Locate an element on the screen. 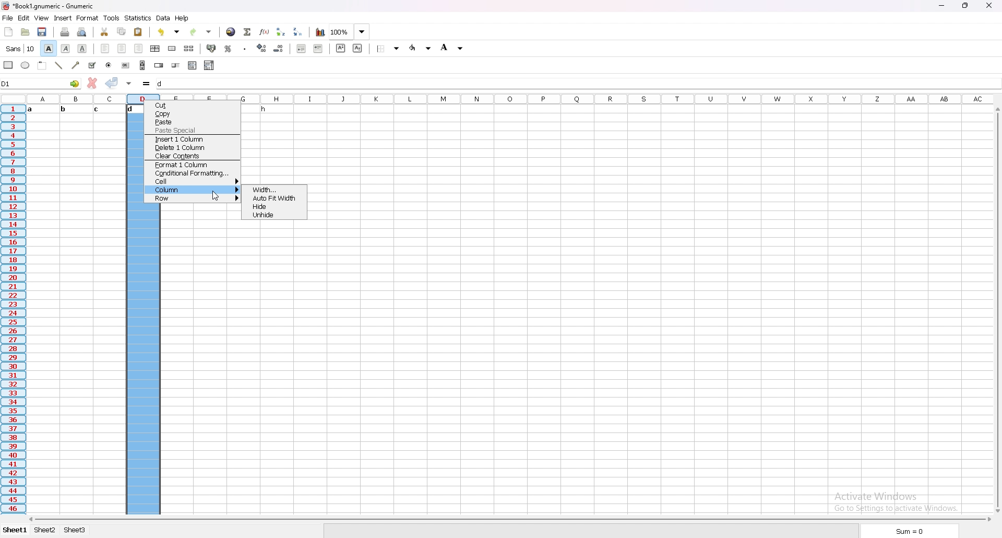  text is located at coordinates (260, 110).